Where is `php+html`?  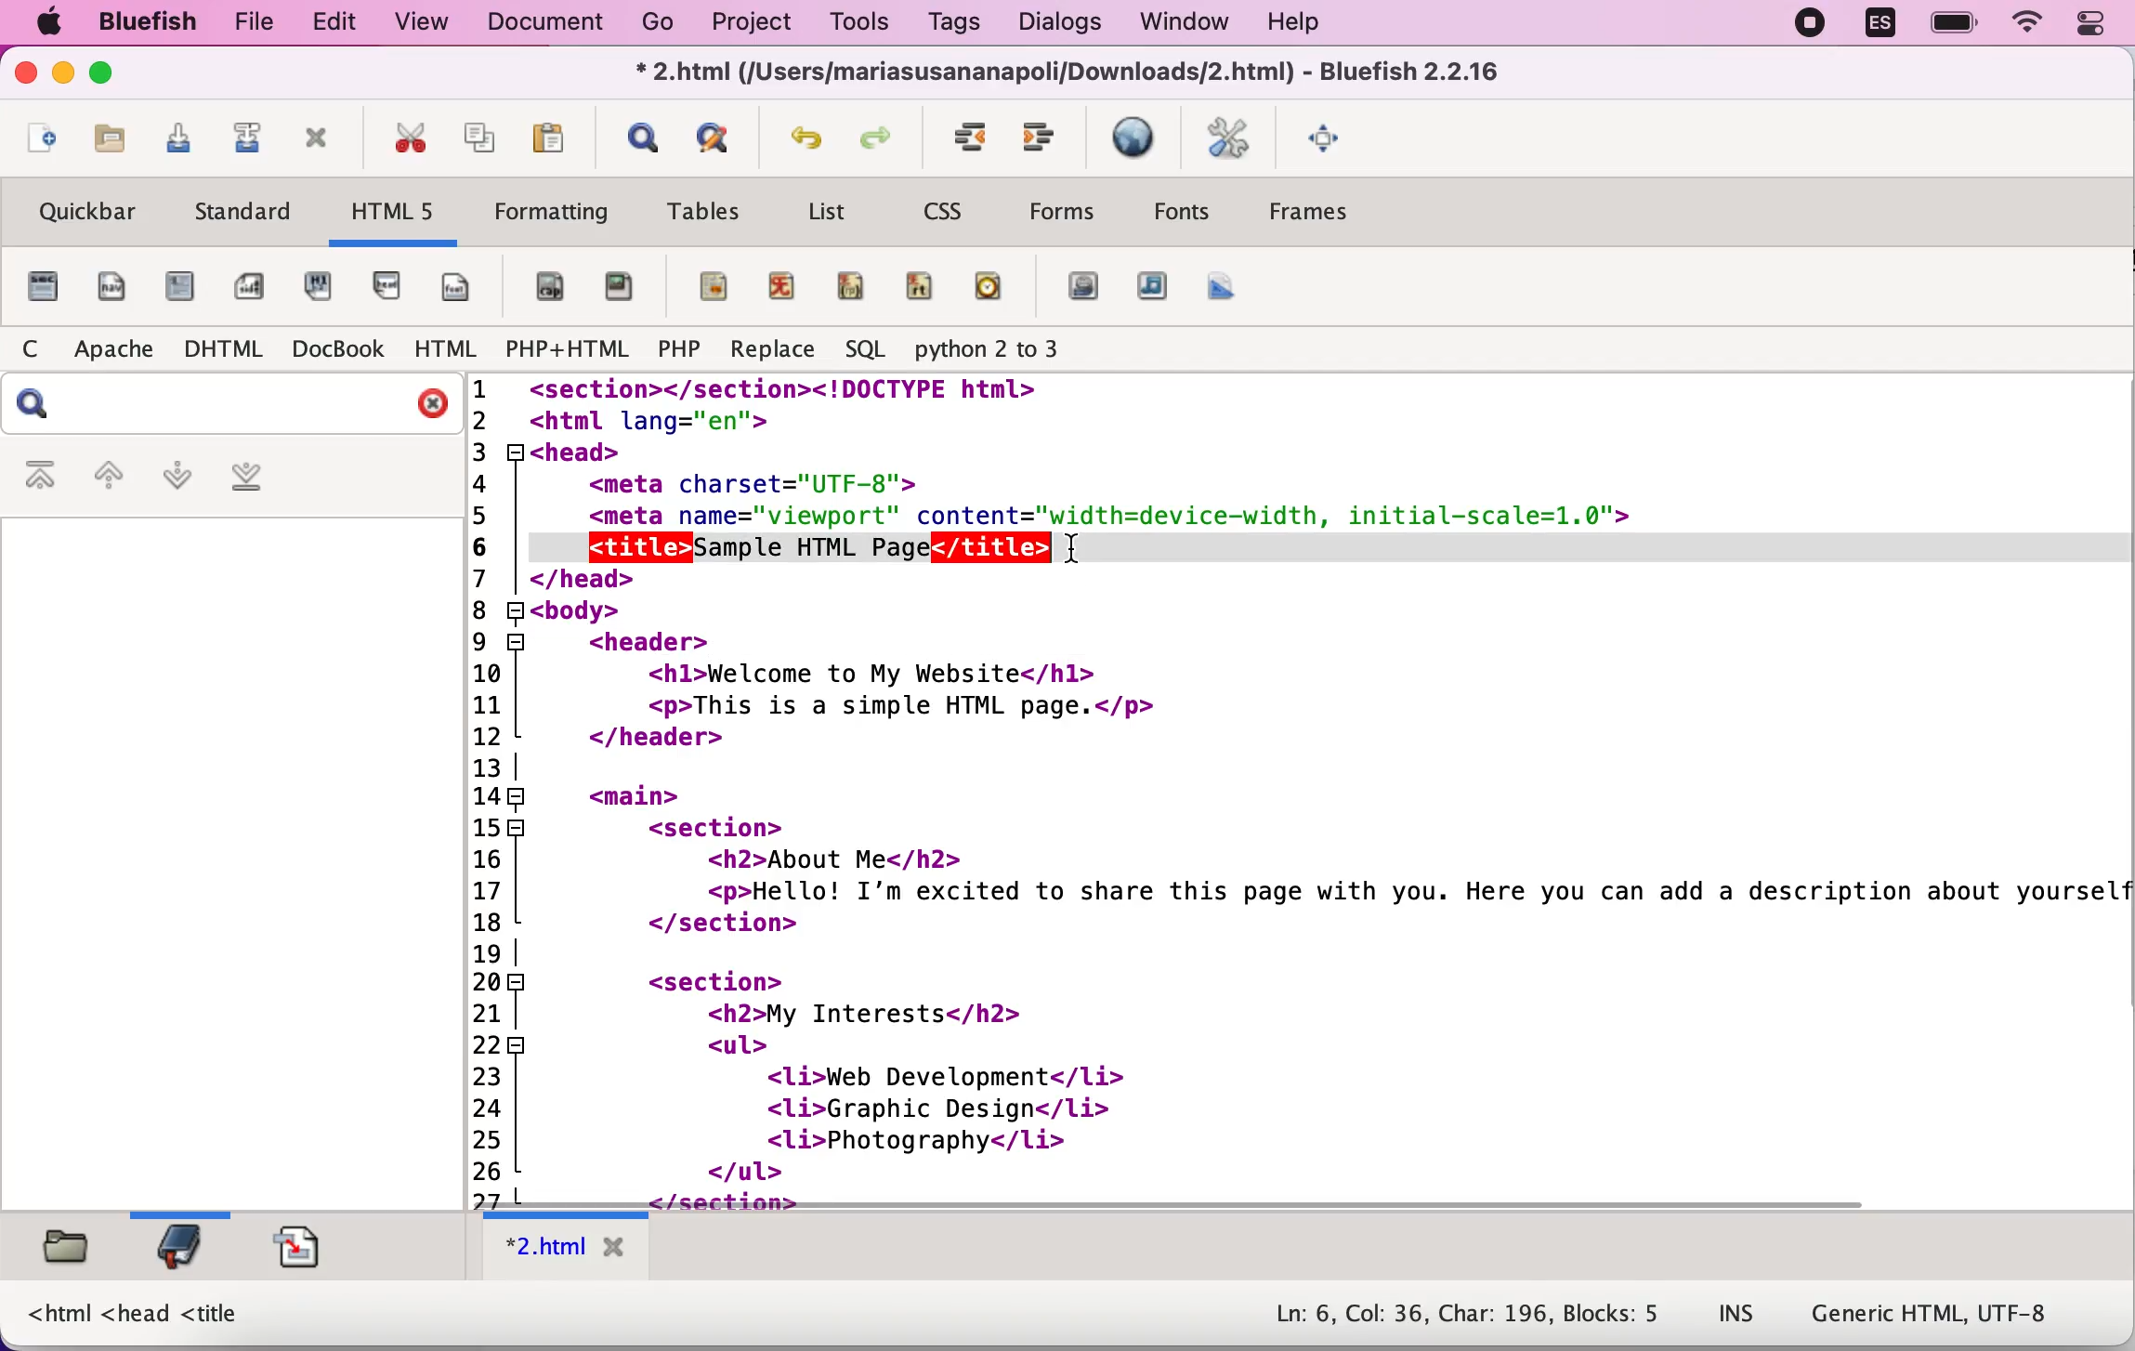 php+html is located at coordinates (569, 352).